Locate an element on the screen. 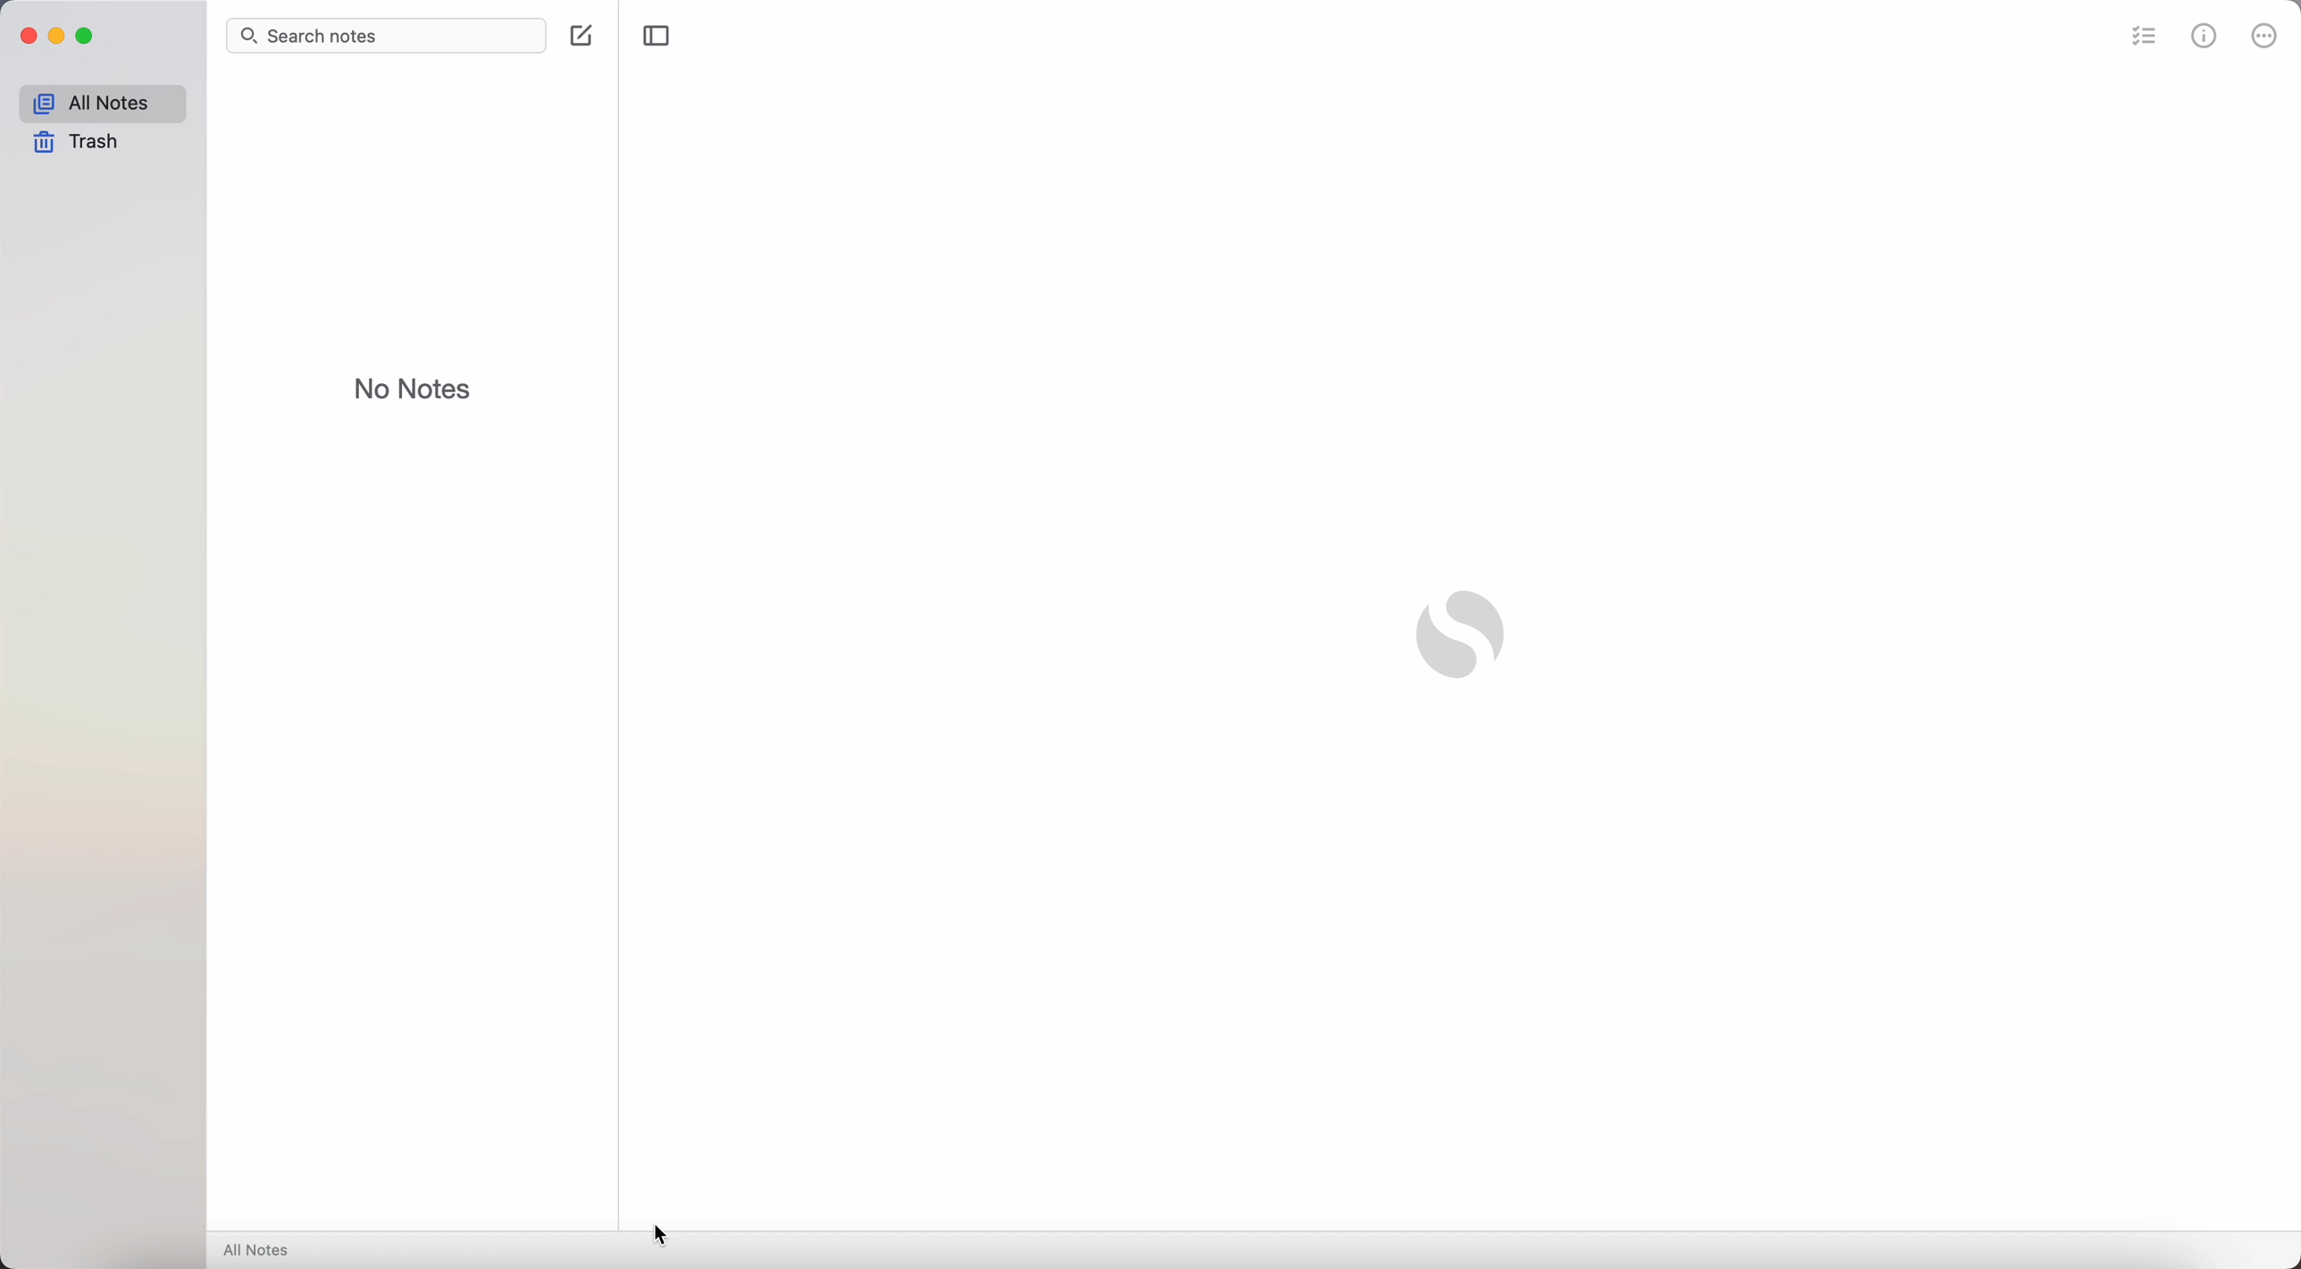  search bar is located at coordinates (387, 36).